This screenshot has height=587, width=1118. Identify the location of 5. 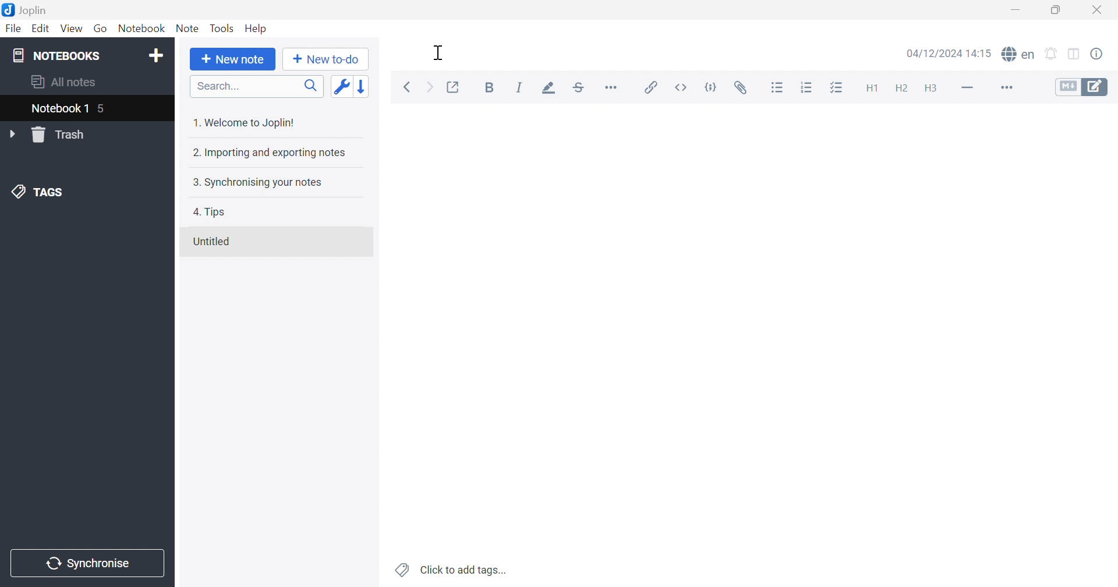
(103, 110).